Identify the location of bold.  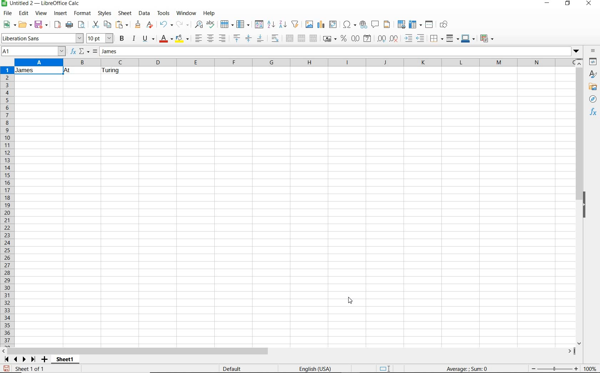
(122, 39).